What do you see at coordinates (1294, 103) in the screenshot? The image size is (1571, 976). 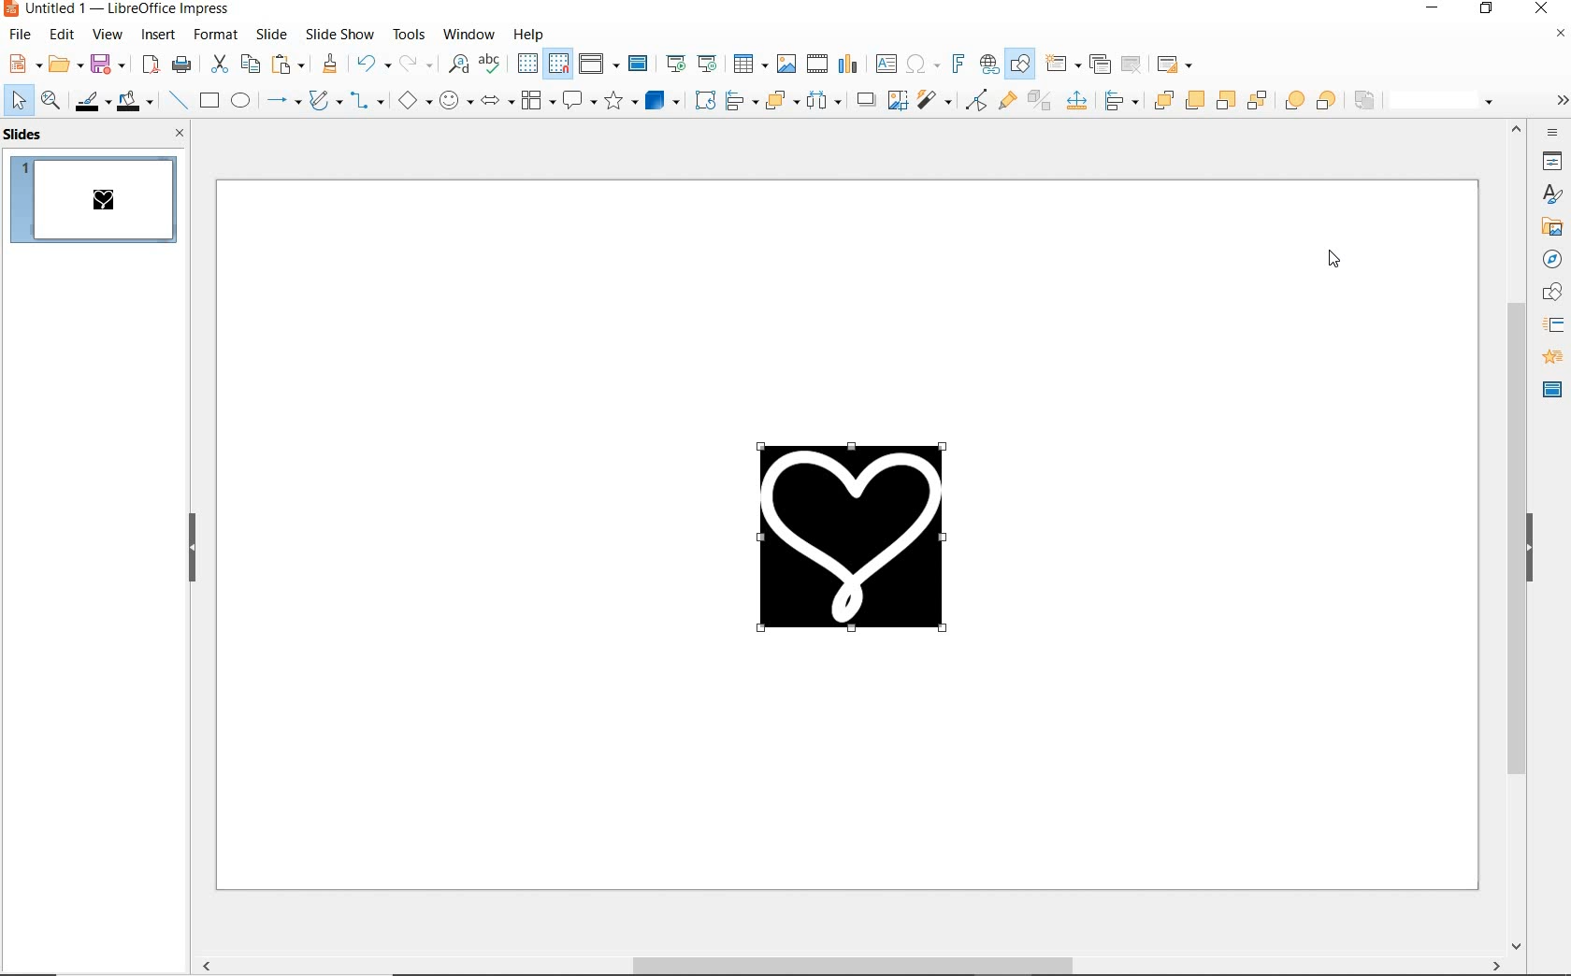 I see `infront object` at bounding box center [1294, 103].